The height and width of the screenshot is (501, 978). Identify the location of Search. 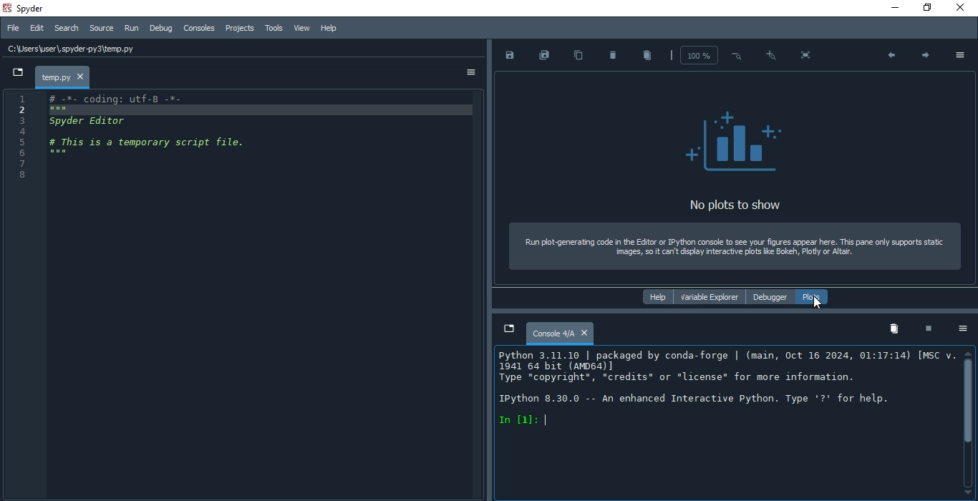
(67, 28).